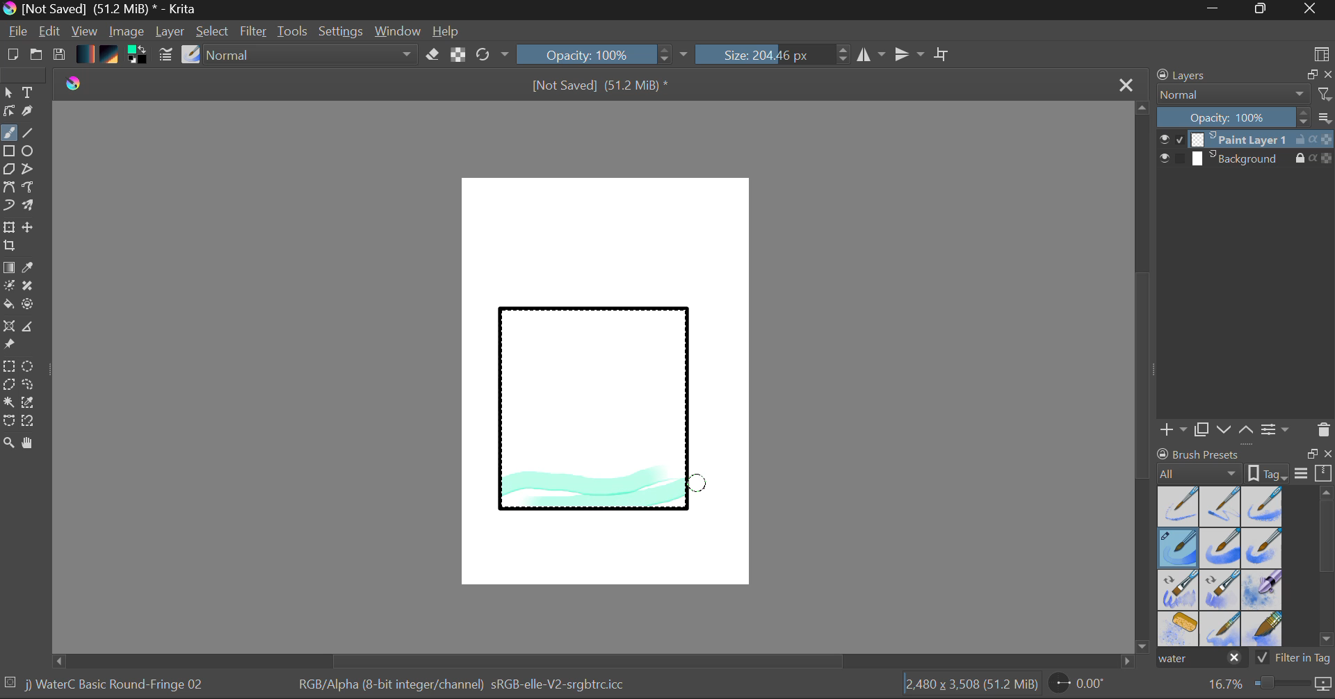 The image size is (1335, 699). I want to click on Water C - Spread, so click(1222, 629).